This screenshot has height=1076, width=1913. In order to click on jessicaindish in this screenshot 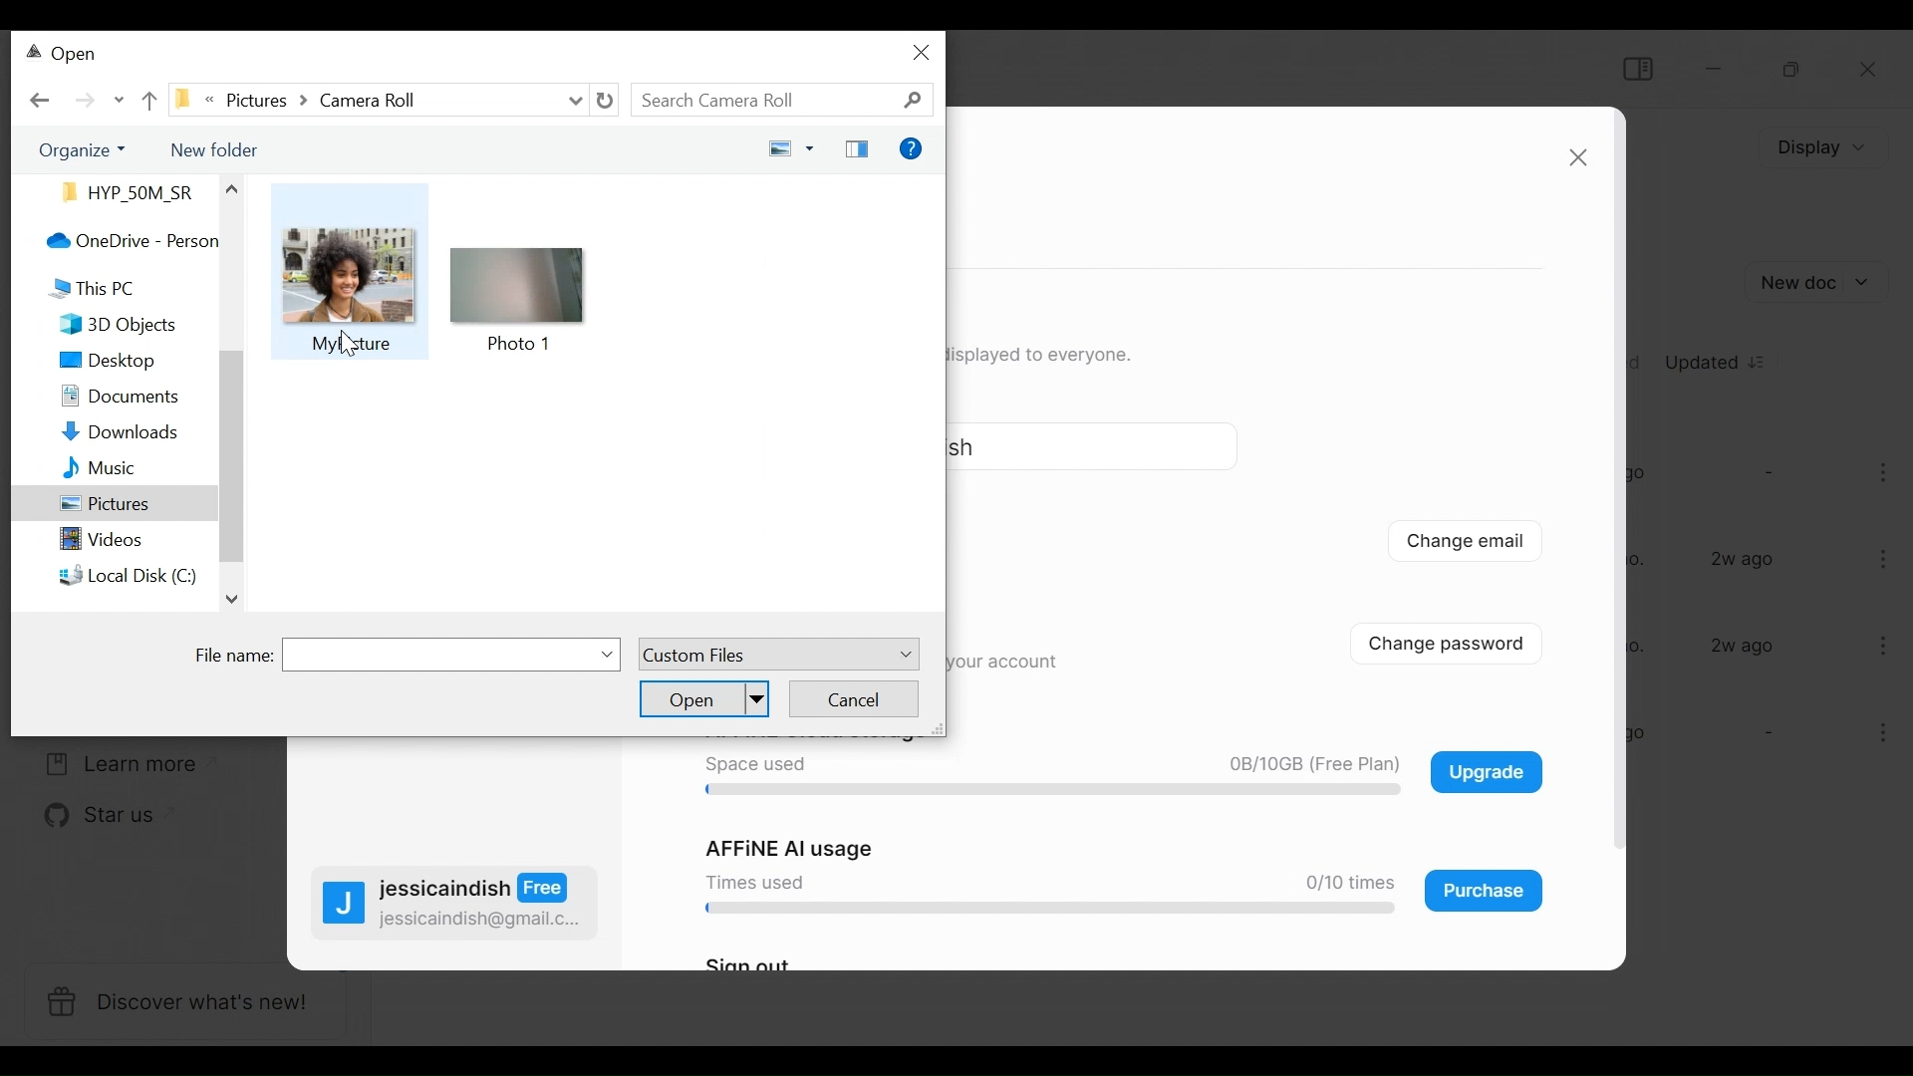, I will do `click(475, 889)`.